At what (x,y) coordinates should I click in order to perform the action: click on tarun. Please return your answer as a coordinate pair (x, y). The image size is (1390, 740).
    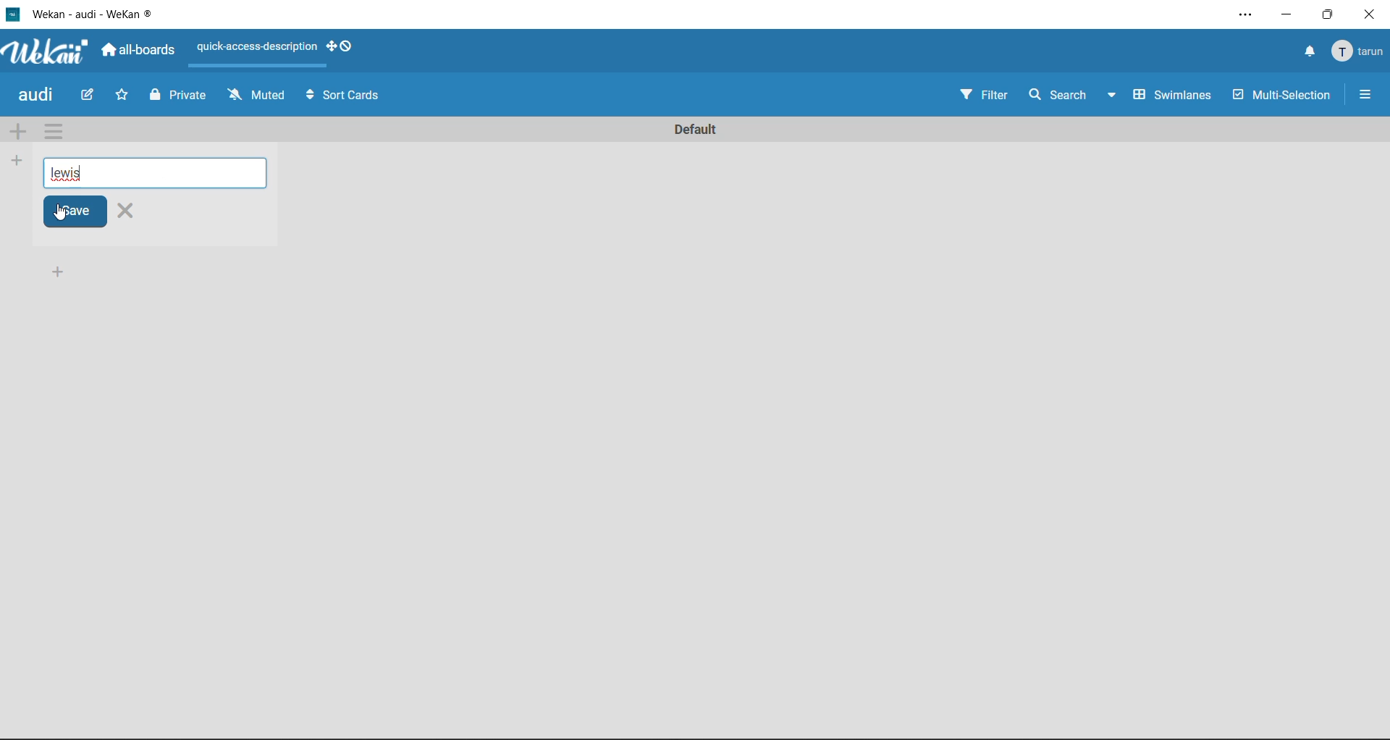
    Looking at the image, I should click on (1360, 55).